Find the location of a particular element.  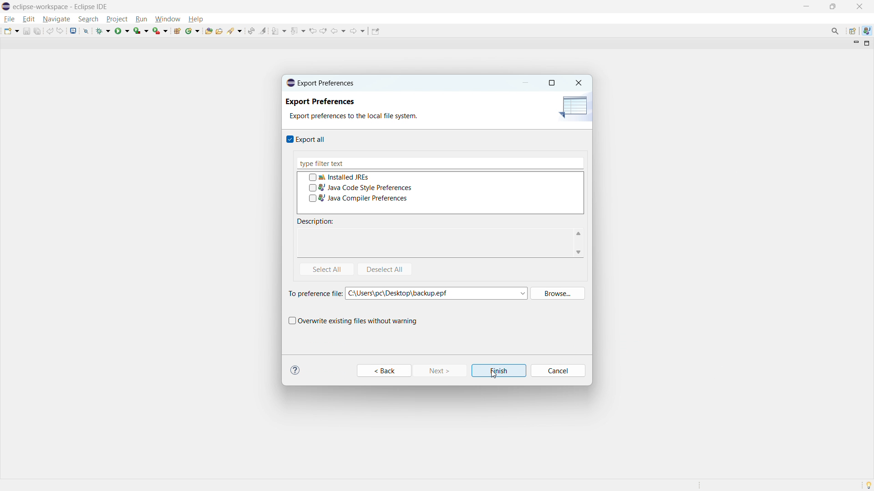

type filter text is located at coordinates (439, 164).